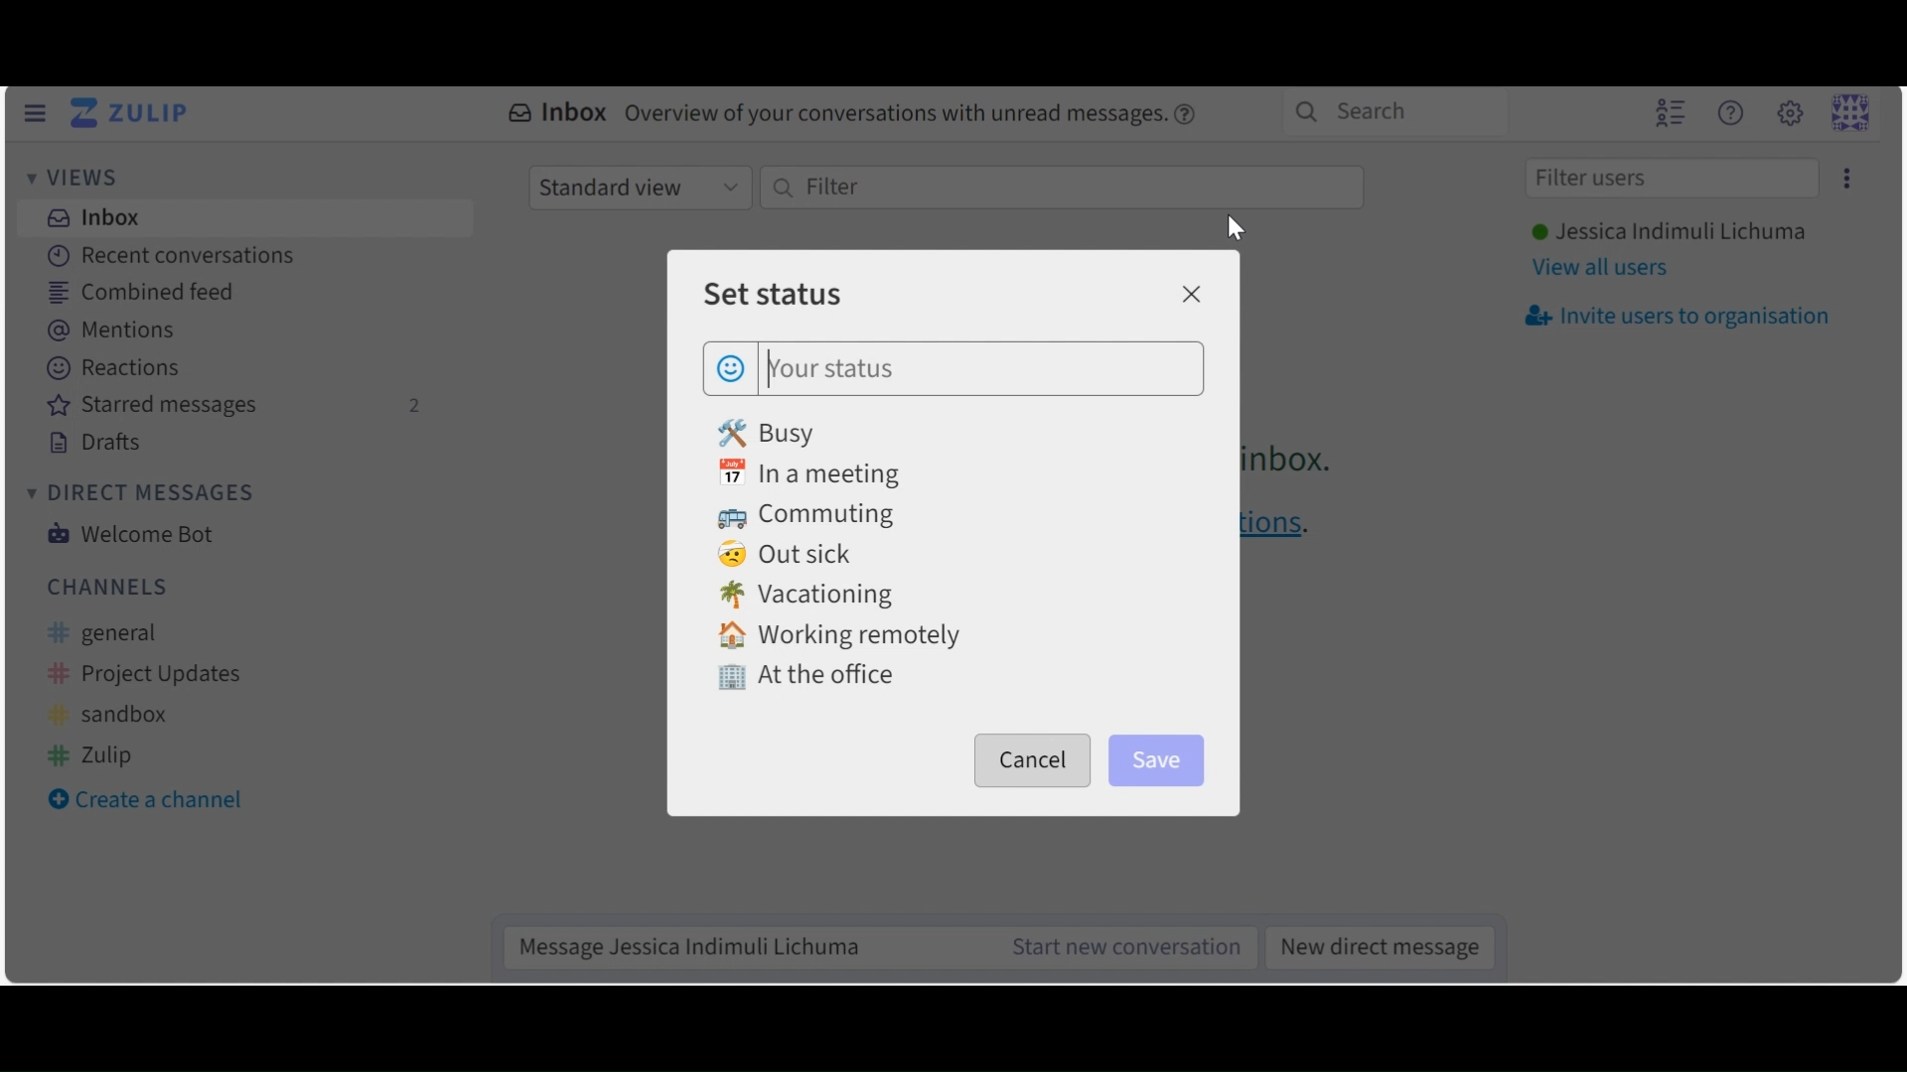  I want to click on Start a conversation, so click(1117, 947).